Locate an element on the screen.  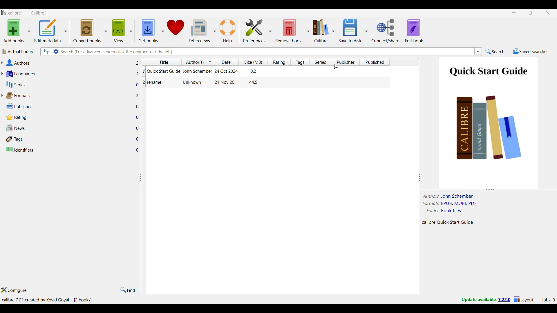
44.5 is located at coordinates (254, 82).